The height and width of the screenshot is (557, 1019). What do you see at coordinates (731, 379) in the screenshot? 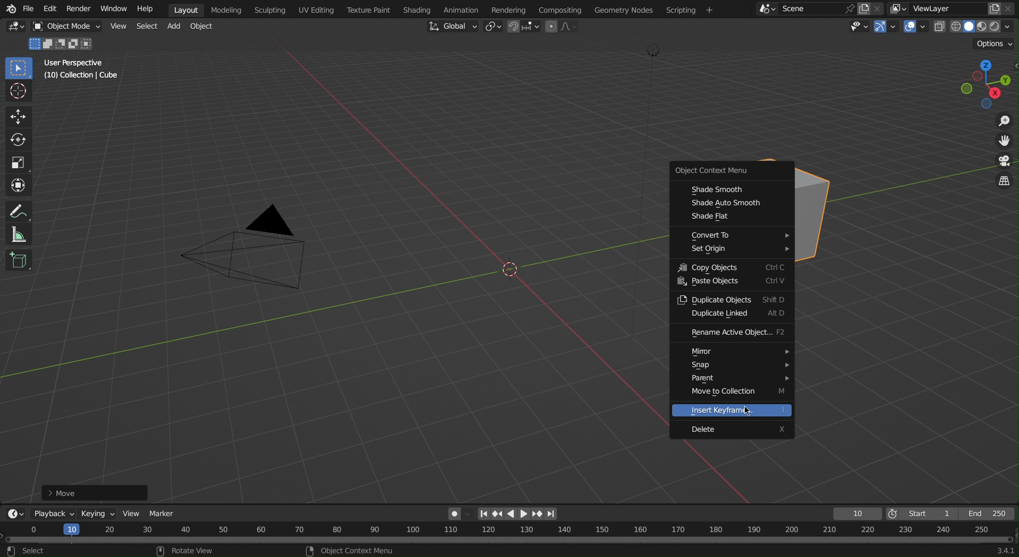
I see `Revert` at bounding box center [731, 379].